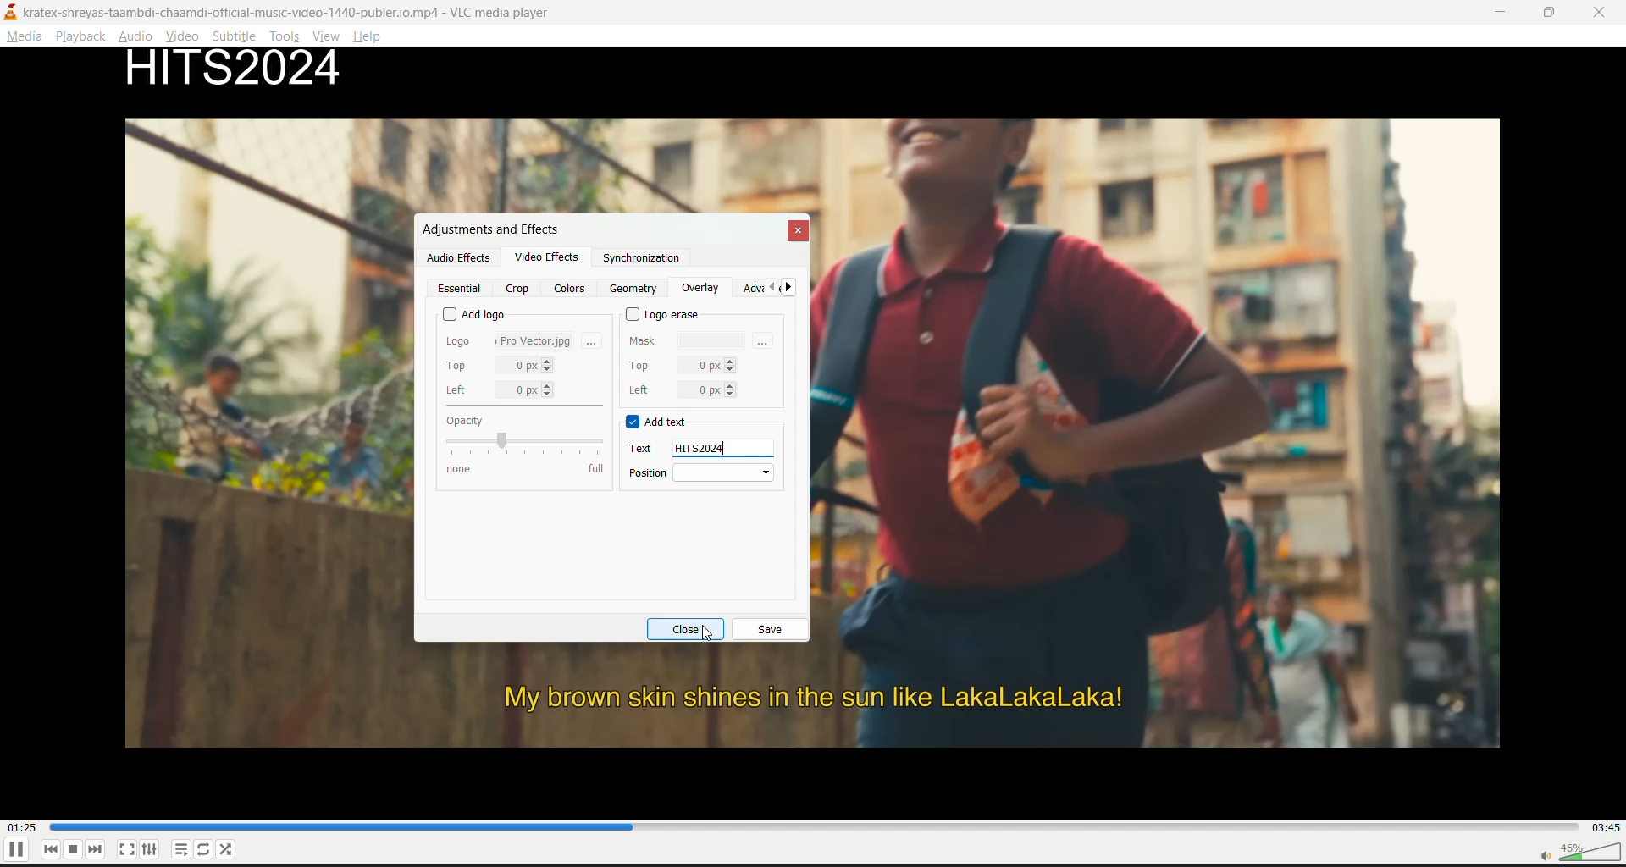  Describe the element at coordinates (140, 38) in the screenshot. I see `audio` at that location.